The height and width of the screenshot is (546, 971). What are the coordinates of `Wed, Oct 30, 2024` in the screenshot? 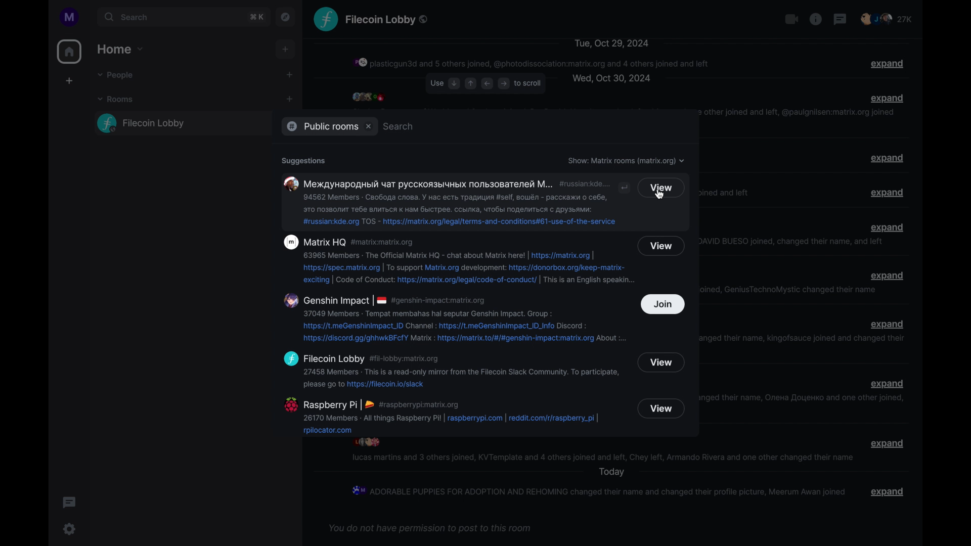 It's located at (611, 79).